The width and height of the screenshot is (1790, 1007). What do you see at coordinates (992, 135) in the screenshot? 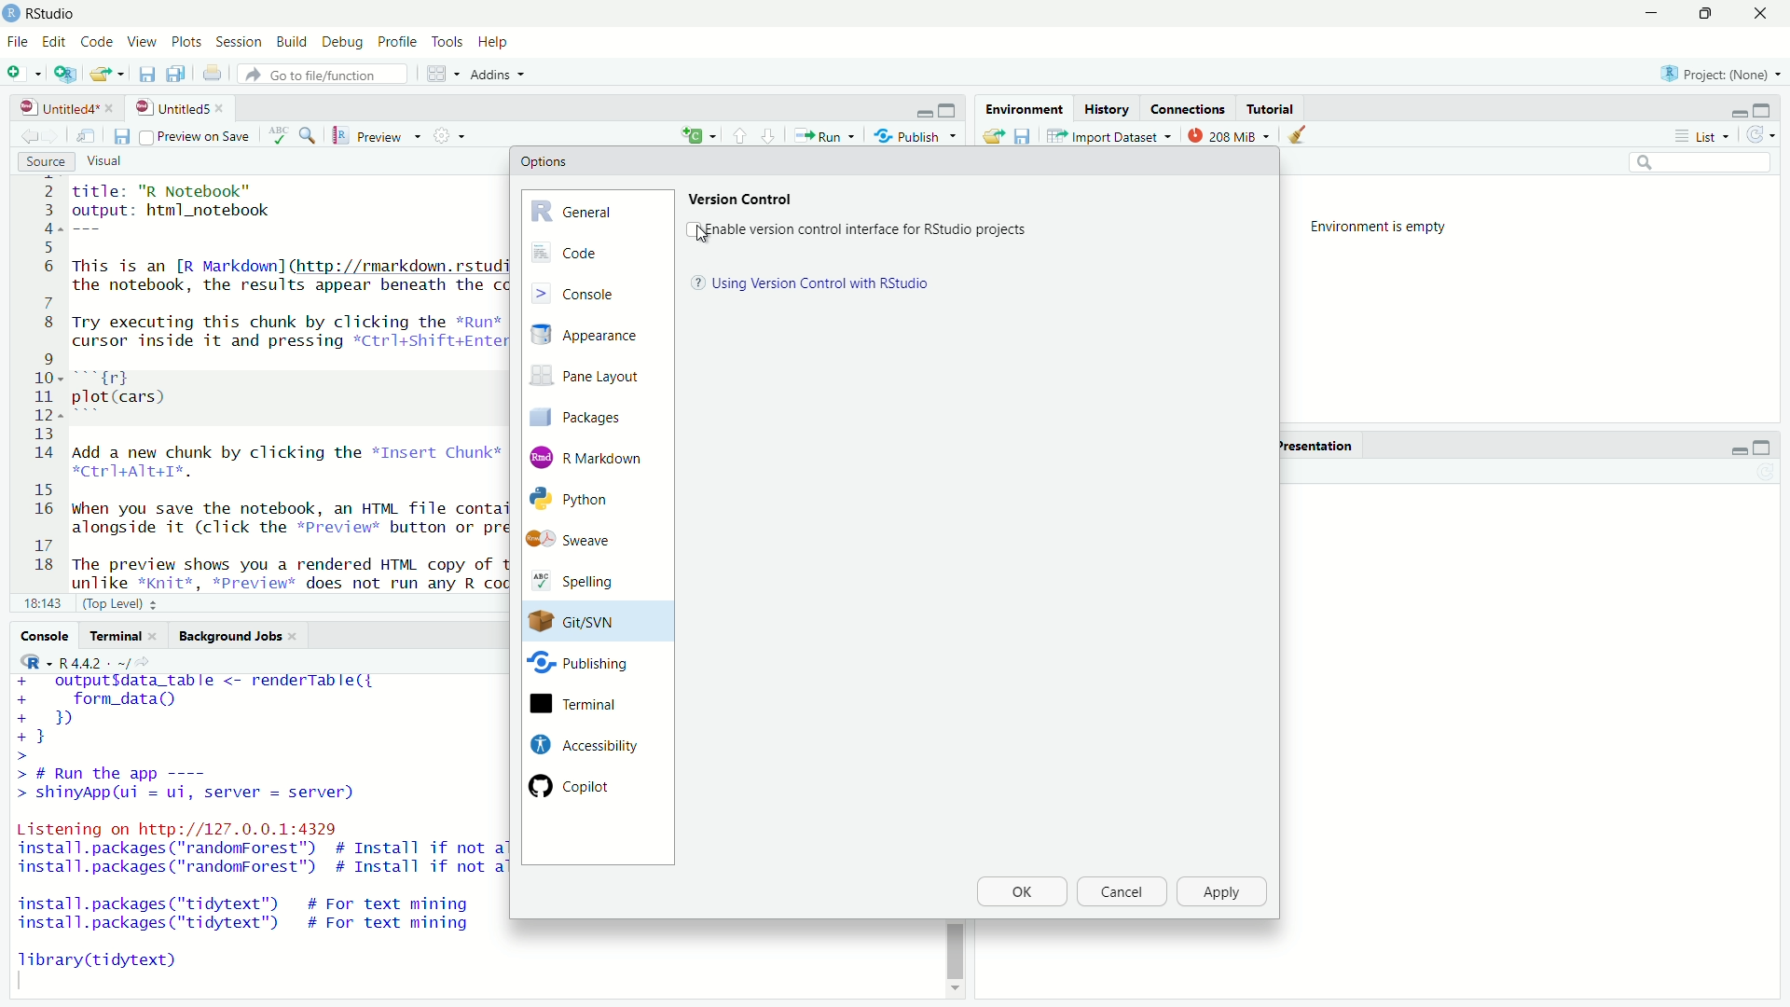
I see `Load WorSpace` at bounding box center [992, 135].